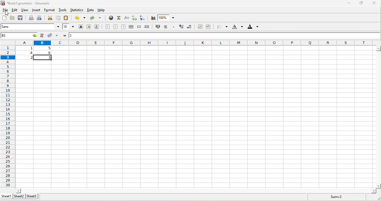  What do you see at coordinates (166, 26) in the screenshot?
I see `percentage` at bounding box center [166, 26].